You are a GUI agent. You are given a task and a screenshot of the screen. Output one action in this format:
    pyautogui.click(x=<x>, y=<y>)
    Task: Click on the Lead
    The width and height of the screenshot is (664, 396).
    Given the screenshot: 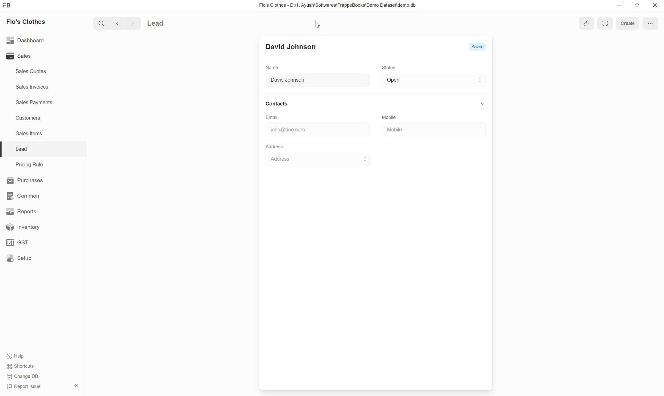 What is the action you would take?
    pyautogui.click(x=170, y=22)
    